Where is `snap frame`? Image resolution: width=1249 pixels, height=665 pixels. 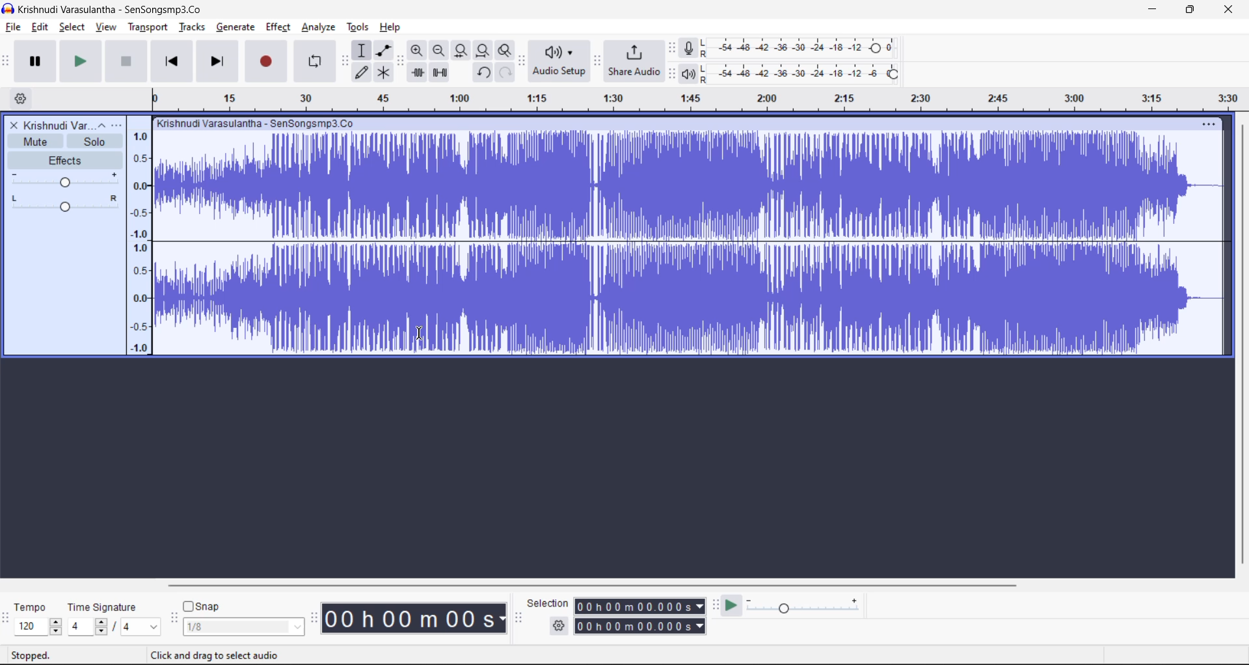
snap frame is located at coordinates (243, 627).